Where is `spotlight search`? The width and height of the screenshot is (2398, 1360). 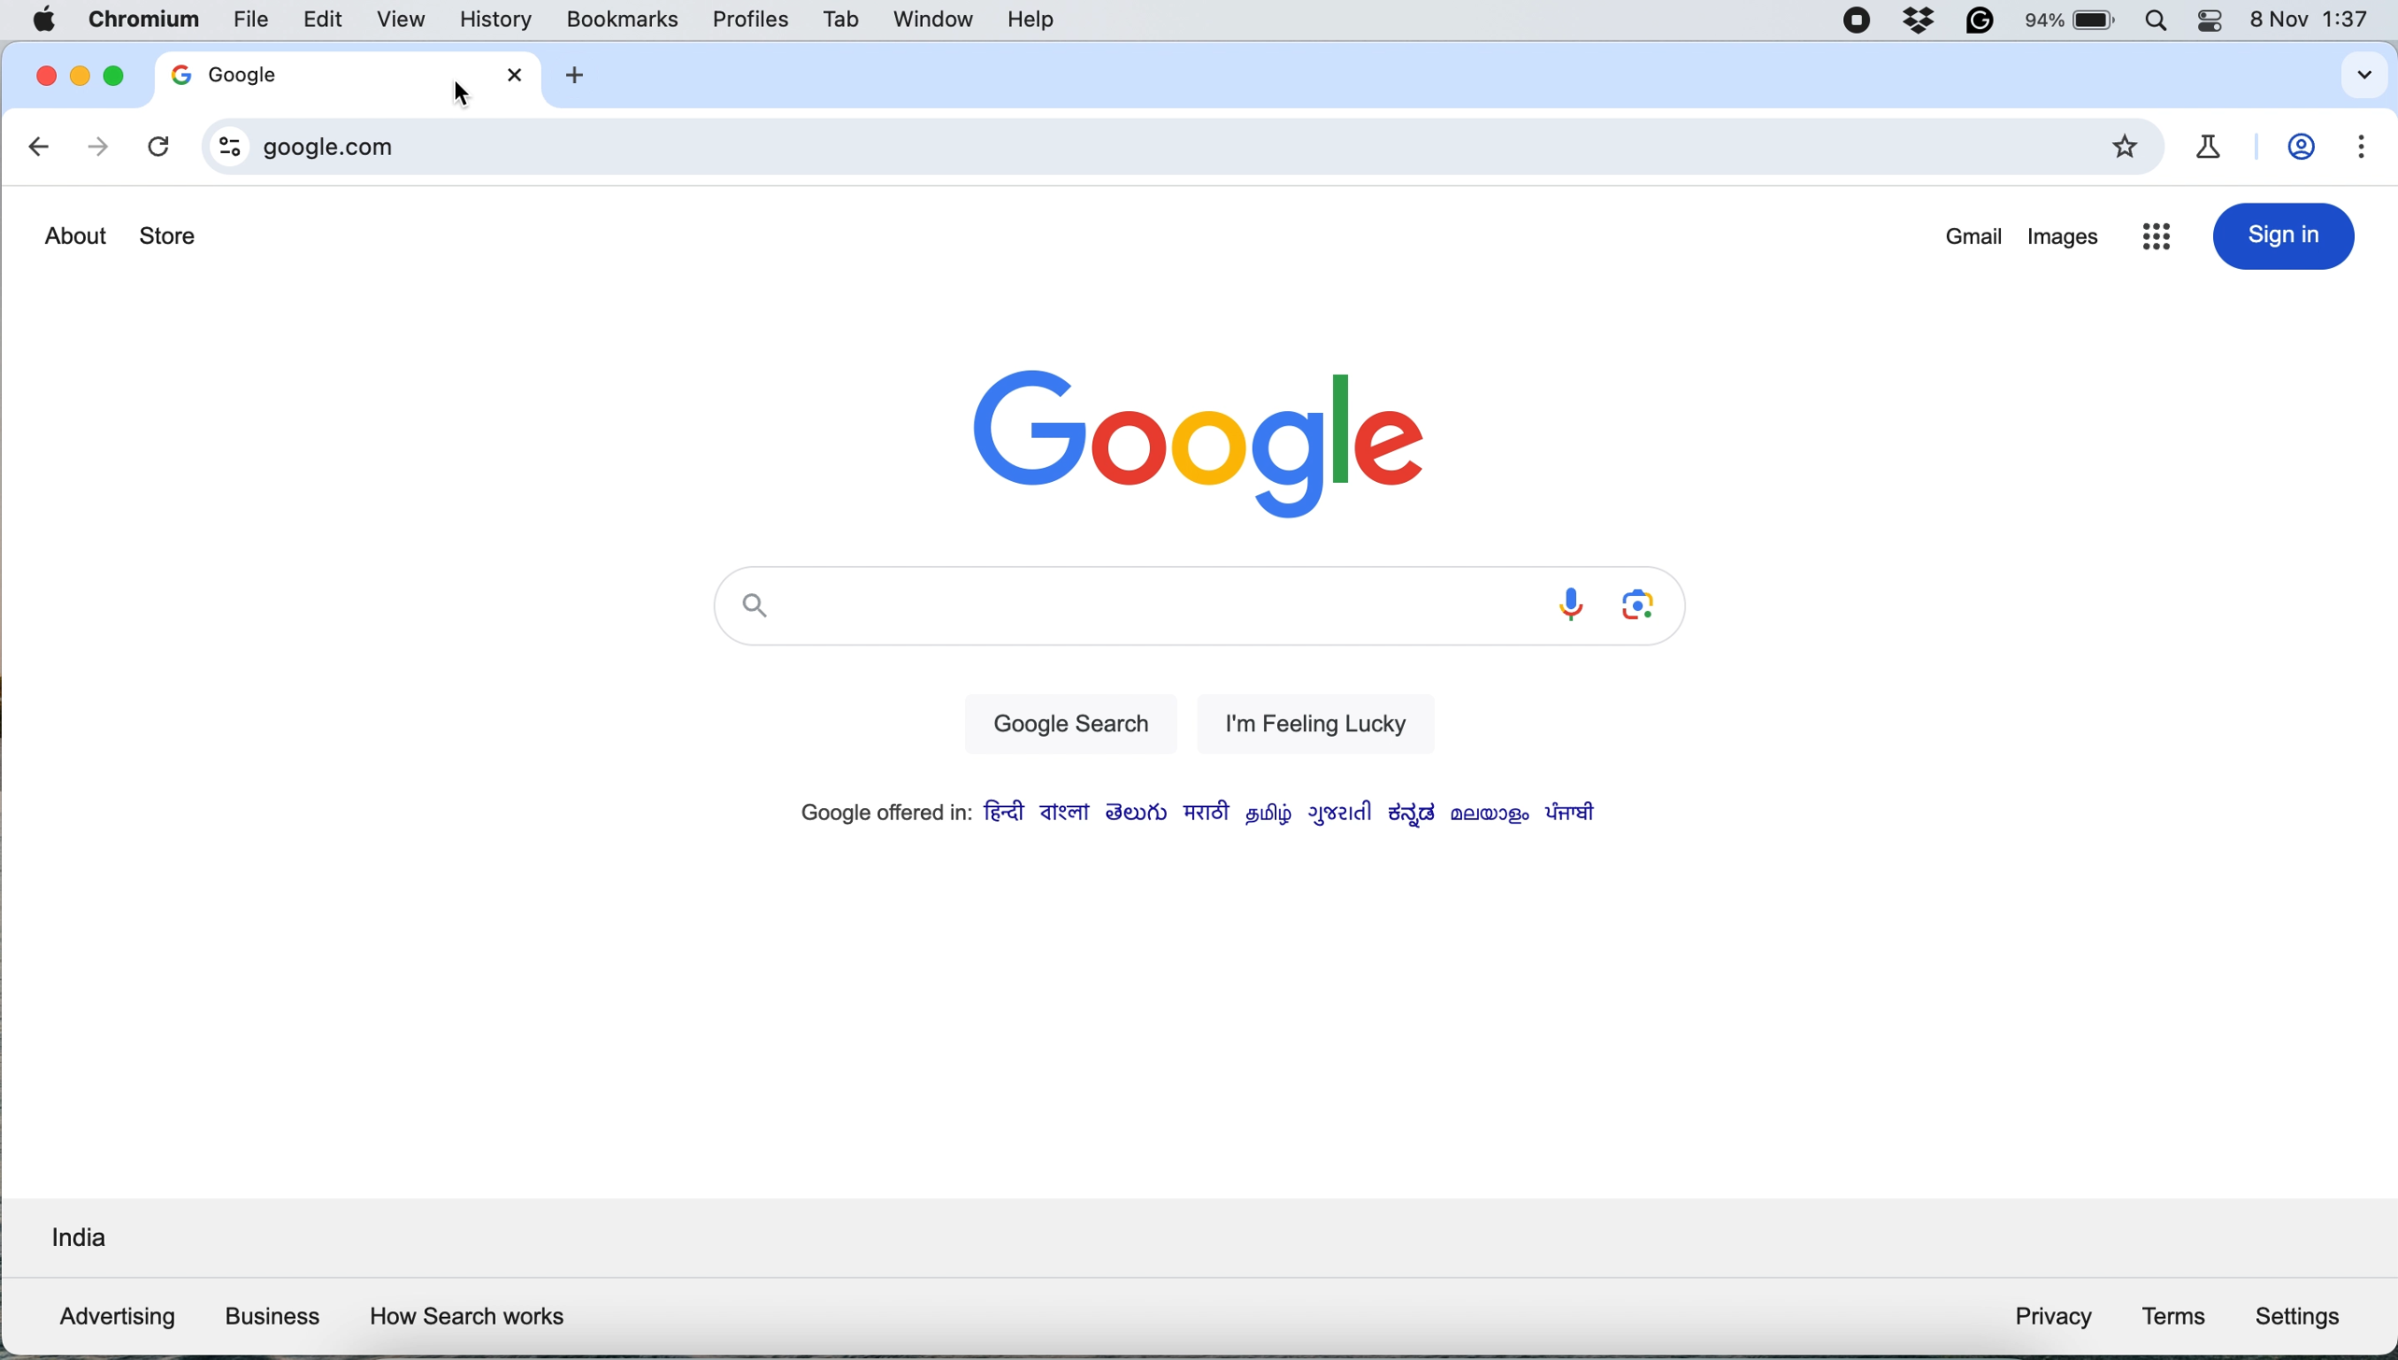
spotlight search is located at coordinates (2165, 22).